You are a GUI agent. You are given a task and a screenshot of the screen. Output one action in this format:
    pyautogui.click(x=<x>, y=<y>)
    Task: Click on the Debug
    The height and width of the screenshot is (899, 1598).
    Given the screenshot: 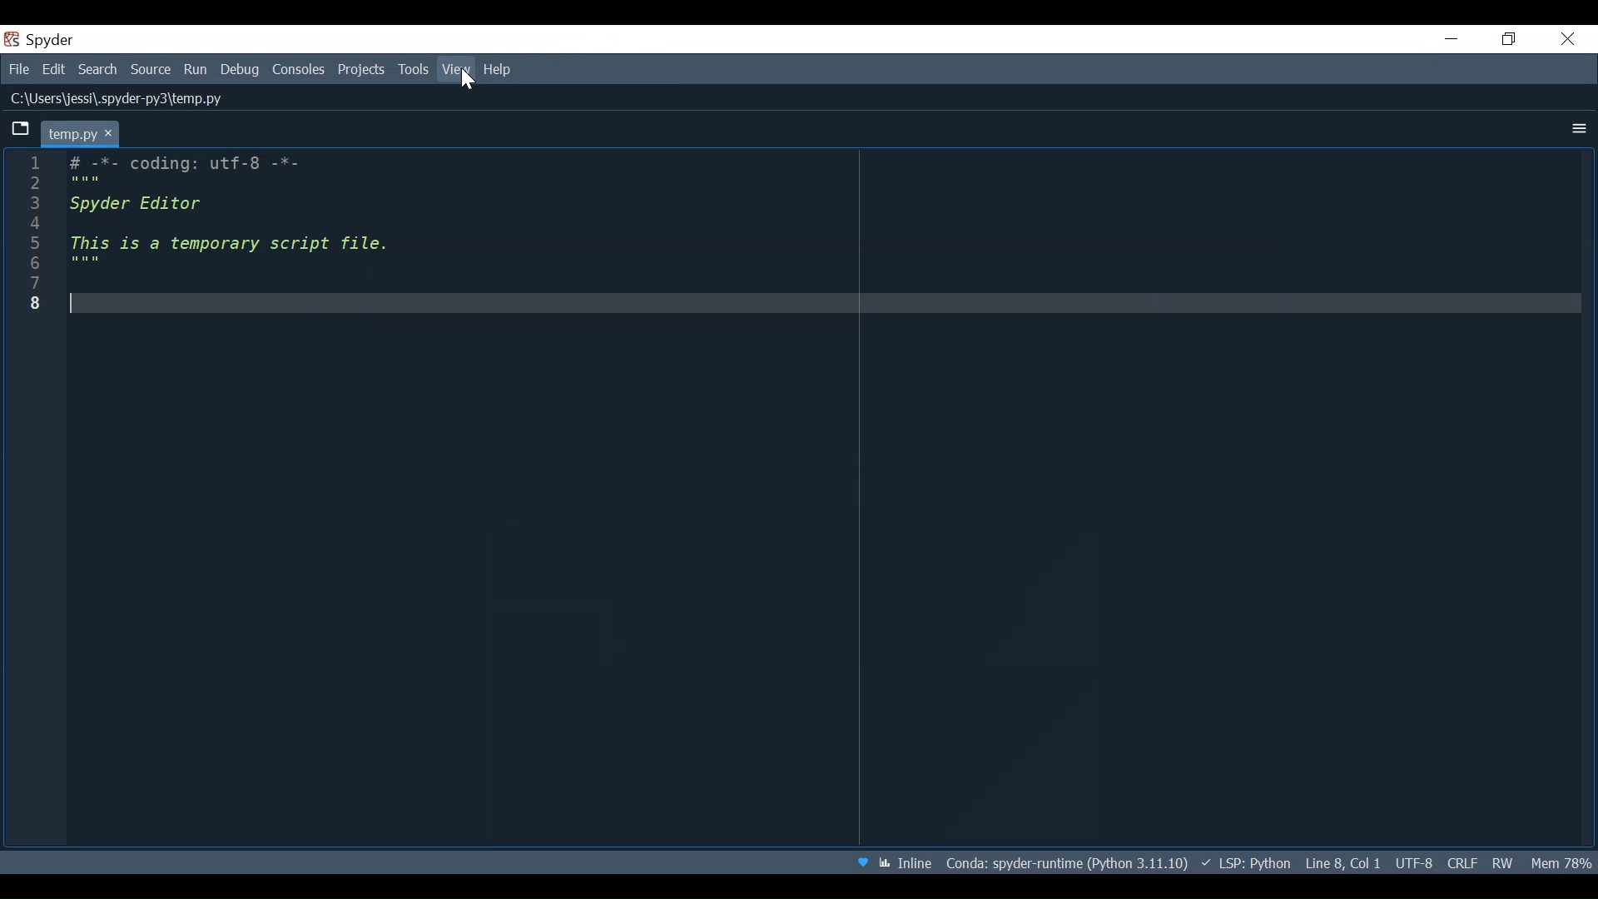 What is the action you would take?
    pyautogui.click(x=241, y=71)
    